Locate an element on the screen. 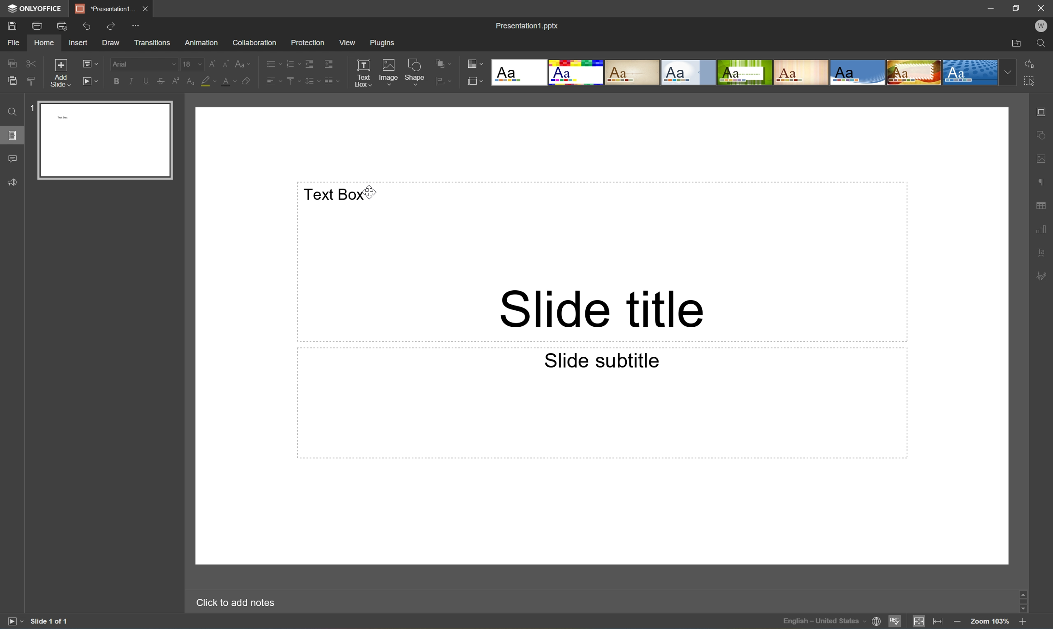  Slide subtitle is located at coordinates (601, 359).